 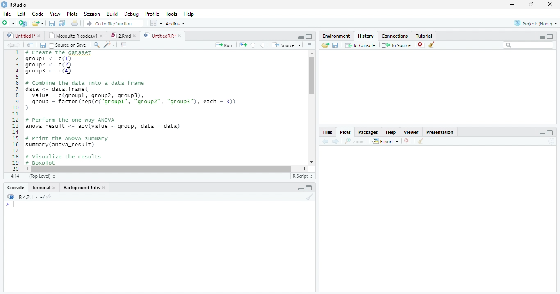 What do you see at coordinates (253, 45) in the screenshot?
I see `Go to previous section` at bounding box center [253, 45].